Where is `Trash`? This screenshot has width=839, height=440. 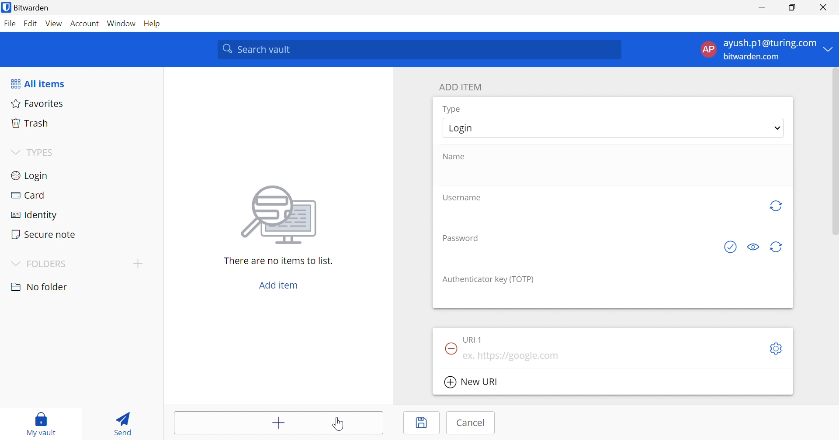
Trash is located at coordinates (33, 124).